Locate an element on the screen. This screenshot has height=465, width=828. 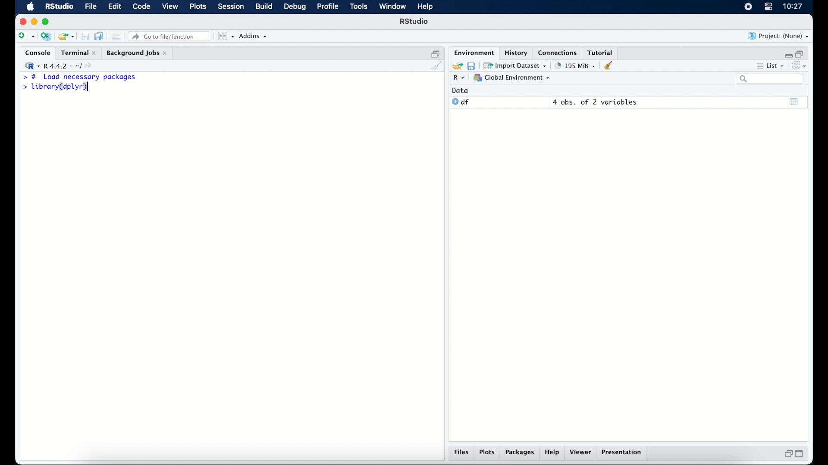
minimize is located at coordinates (34, 22).